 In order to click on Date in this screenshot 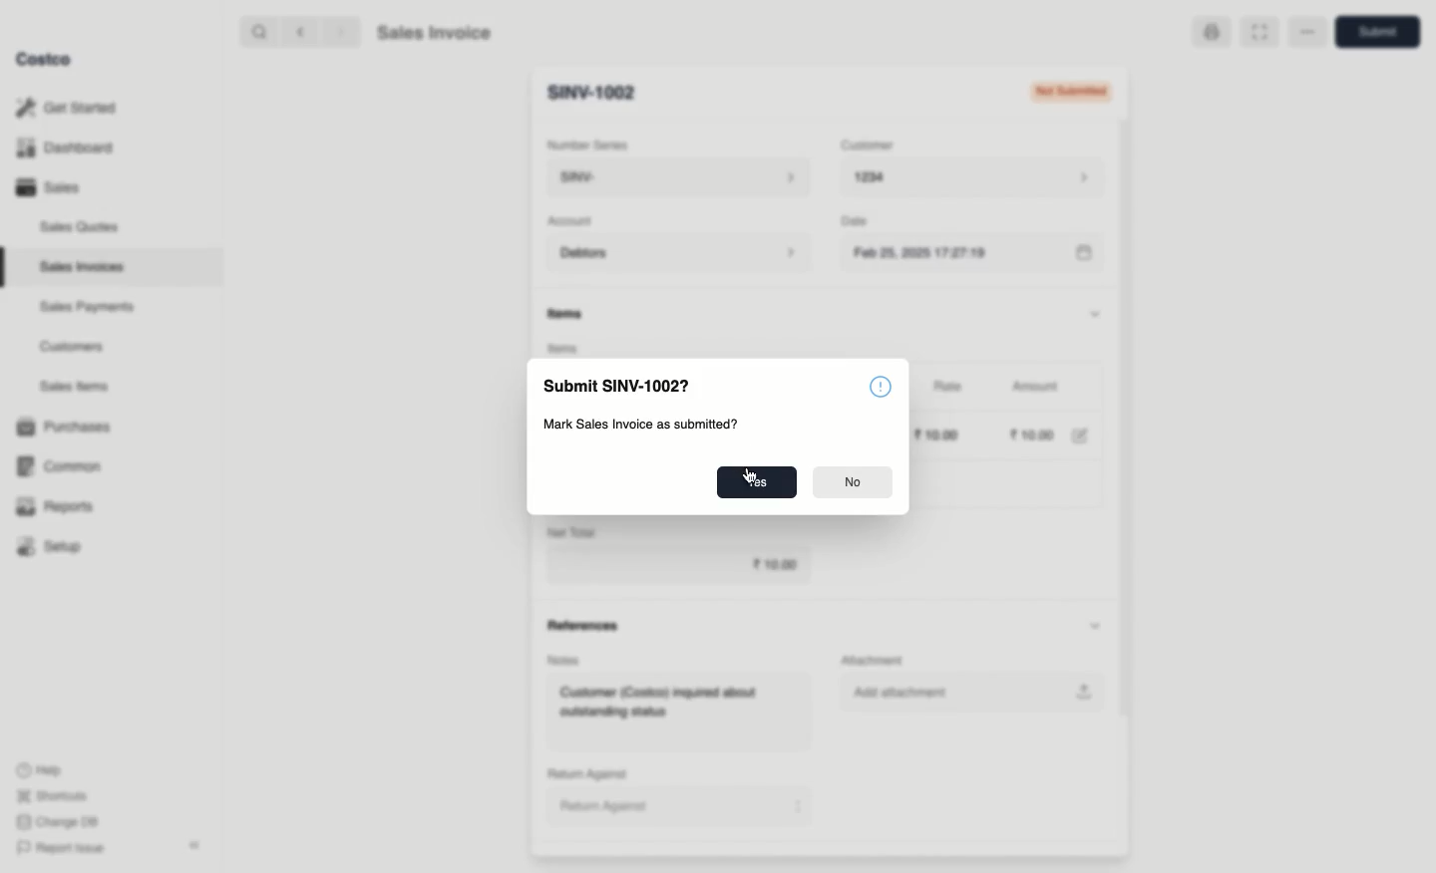, I will do `click(864, 223)`.